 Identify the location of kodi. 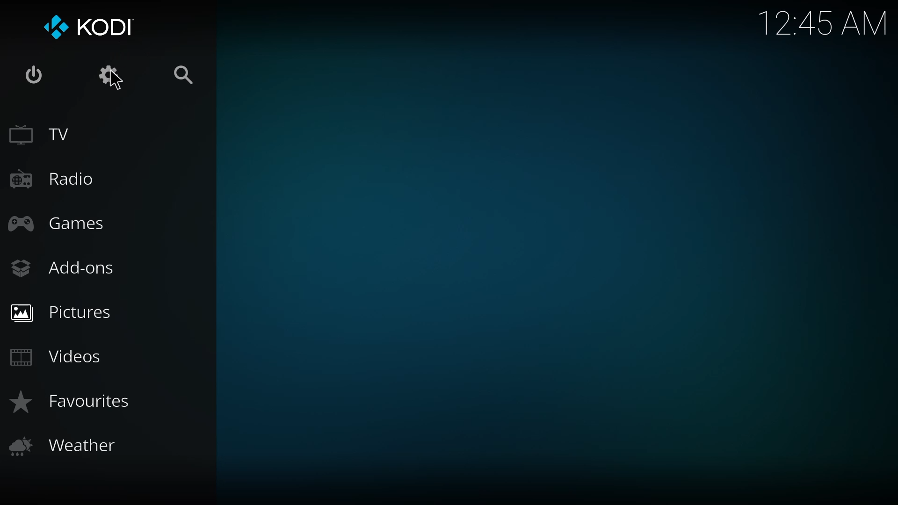
(94, 27).